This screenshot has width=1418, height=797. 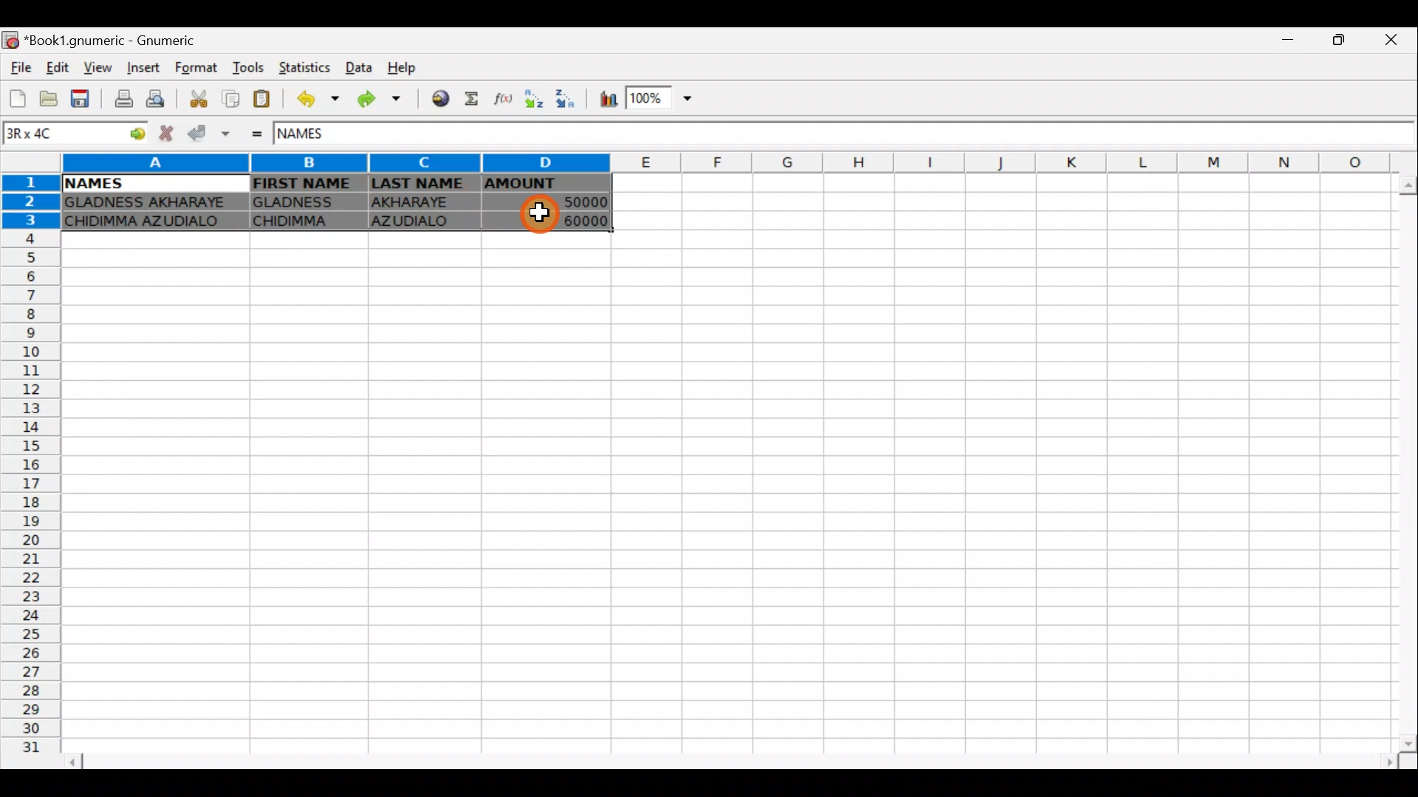 What do you see at coordinates (125, 97) in the screenshot?
I see `Print current file` at bounding box center [125, 97].